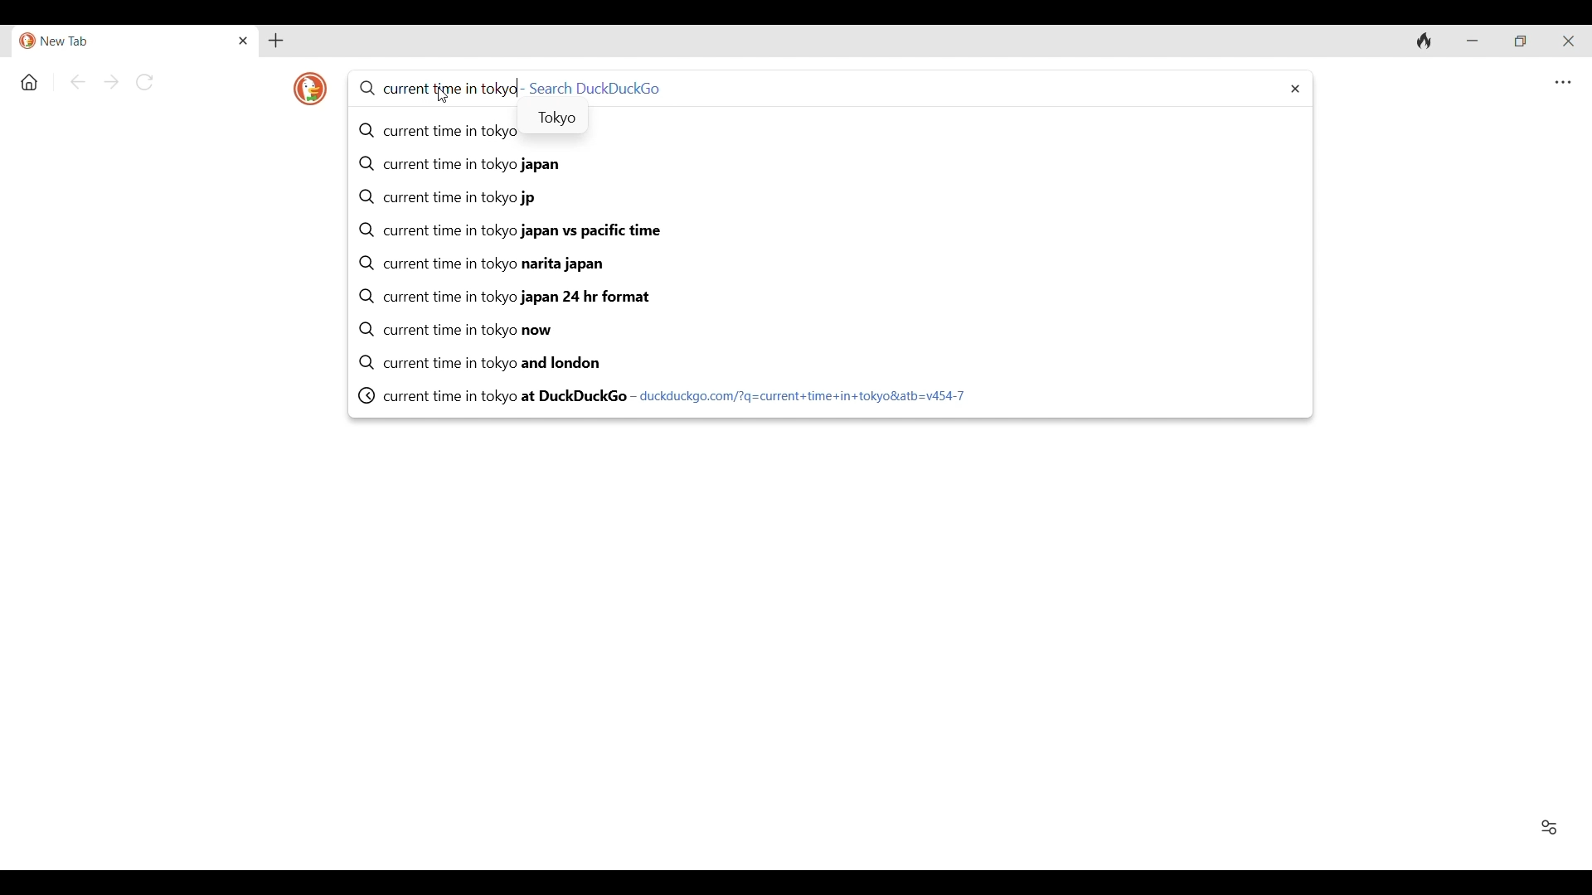  Describe the element at coordinates (435, 89) in the screenshot. I see `current time in tokyo` at that location.